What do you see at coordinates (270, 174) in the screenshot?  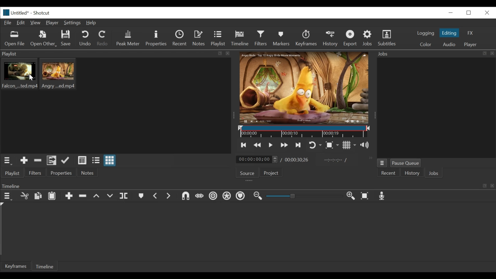 I see `Project` at bounding box center [270, 174].